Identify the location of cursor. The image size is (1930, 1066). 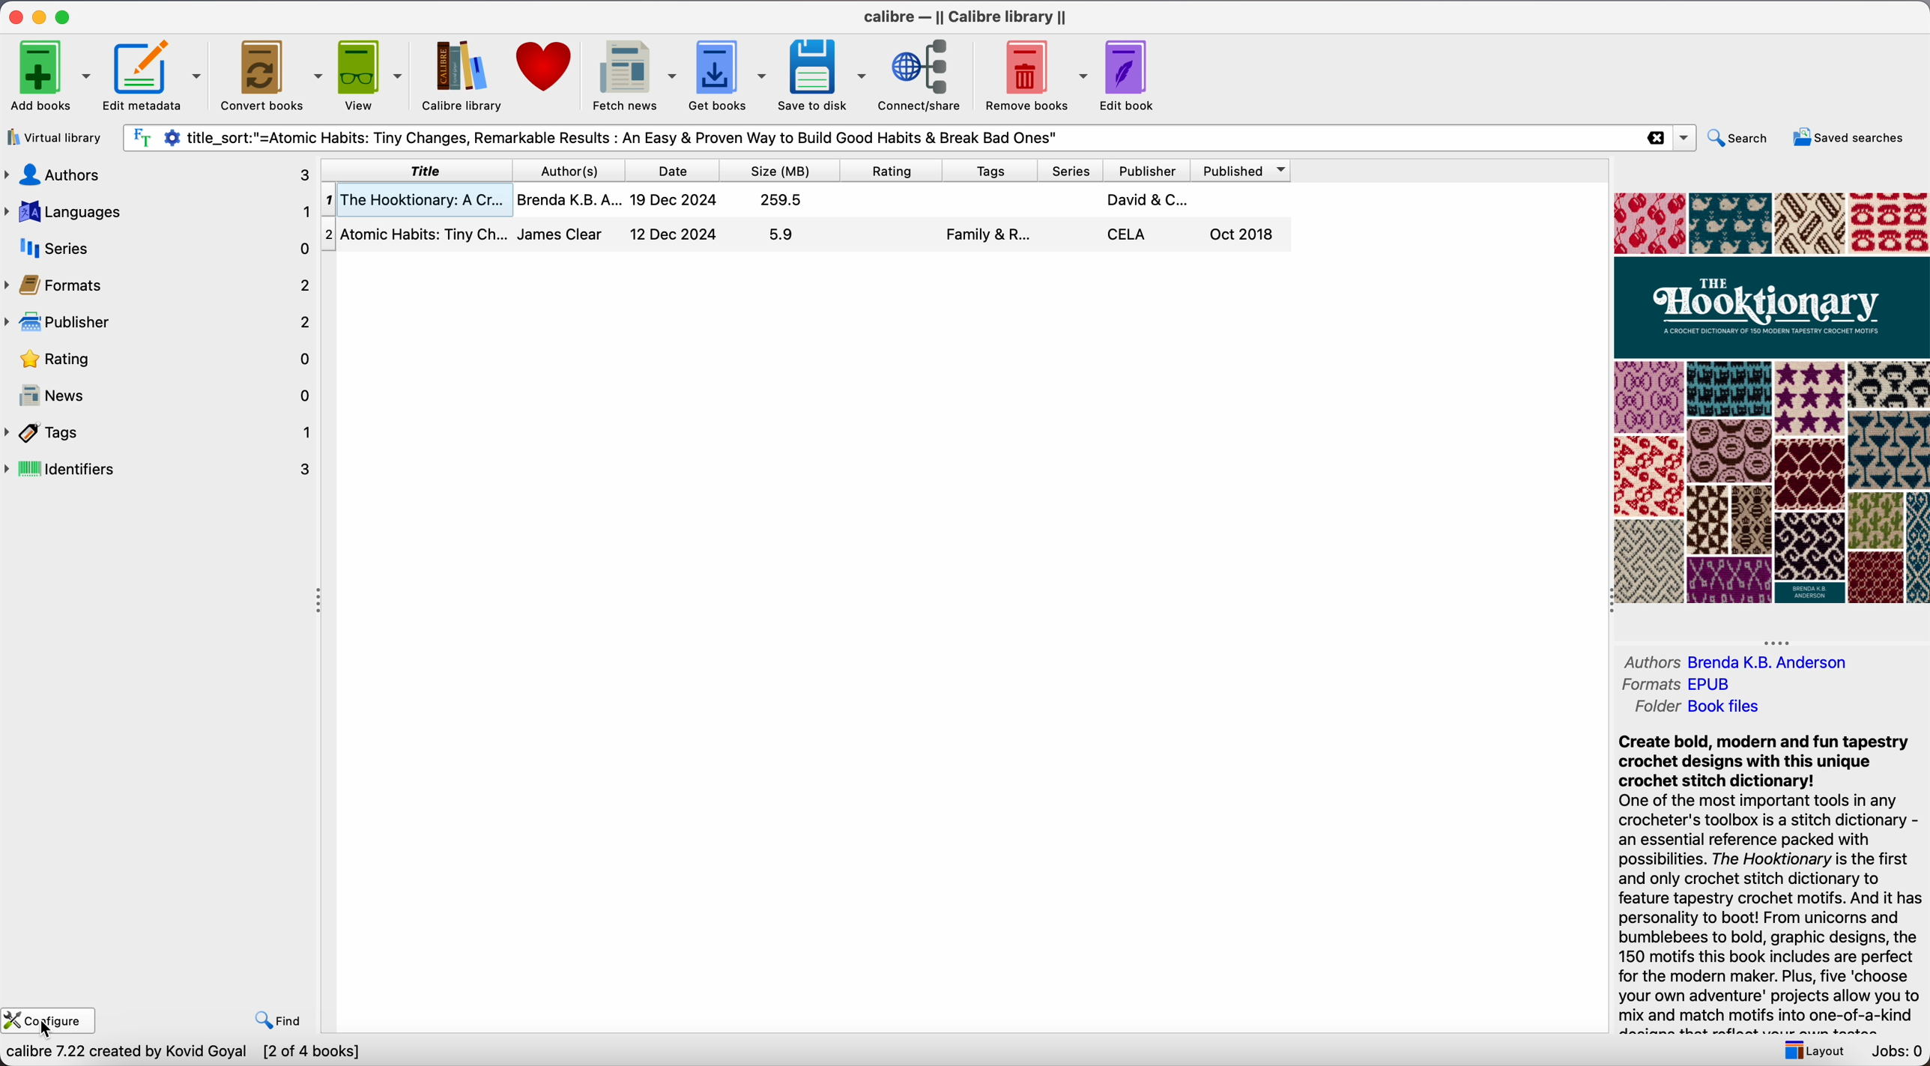
(48, 1029).